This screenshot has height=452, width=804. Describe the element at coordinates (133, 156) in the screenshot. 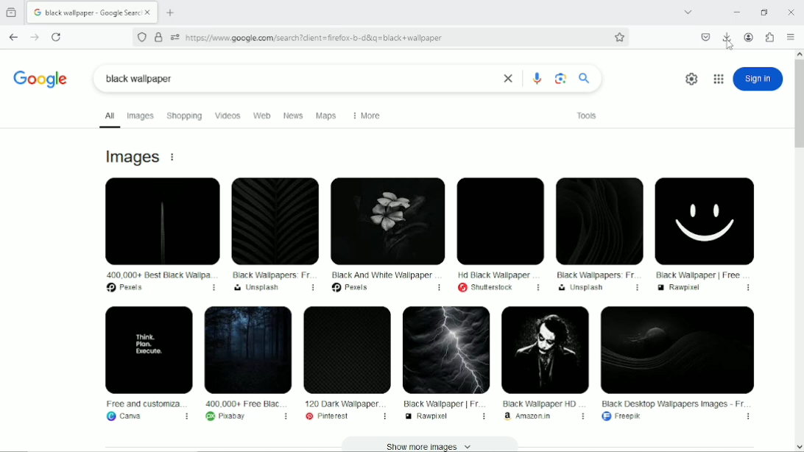

I see `Images` at that location.